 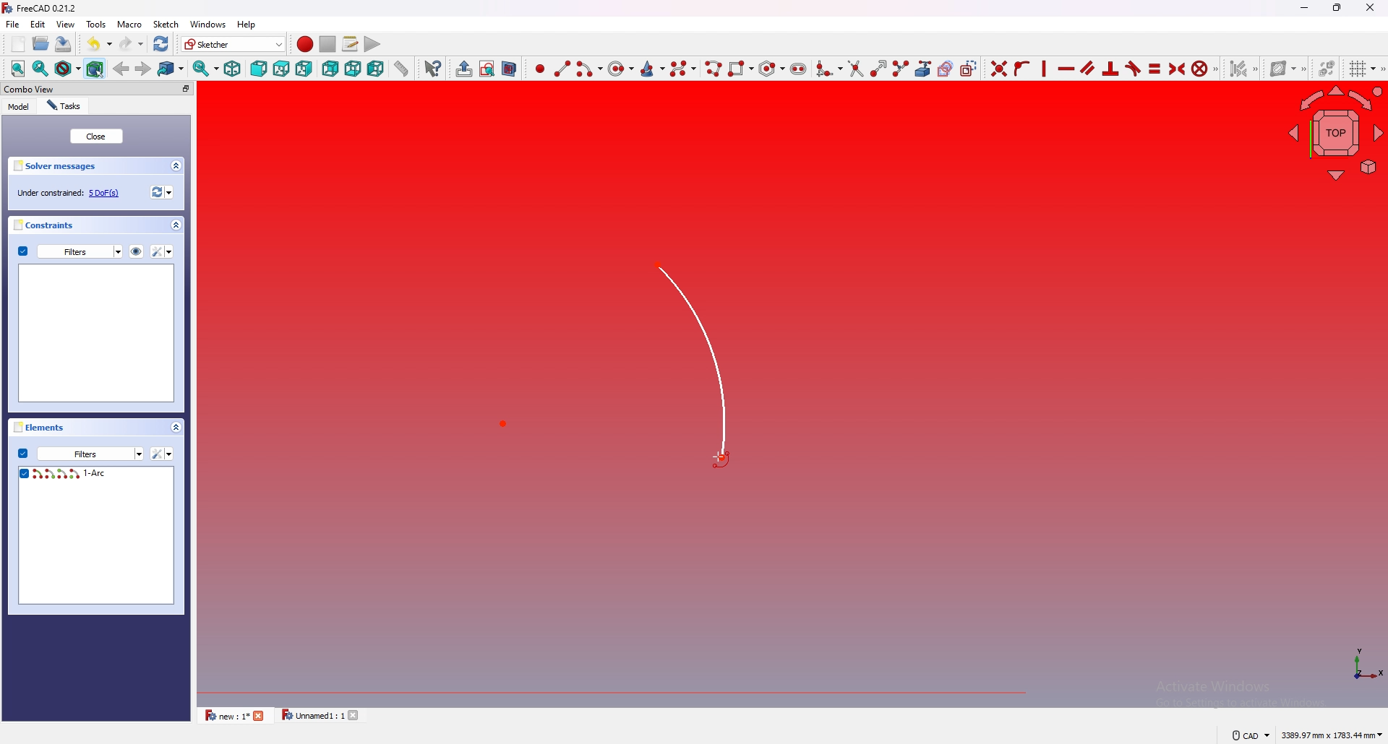 I want to click on resize, so click(x=1338, y=7).